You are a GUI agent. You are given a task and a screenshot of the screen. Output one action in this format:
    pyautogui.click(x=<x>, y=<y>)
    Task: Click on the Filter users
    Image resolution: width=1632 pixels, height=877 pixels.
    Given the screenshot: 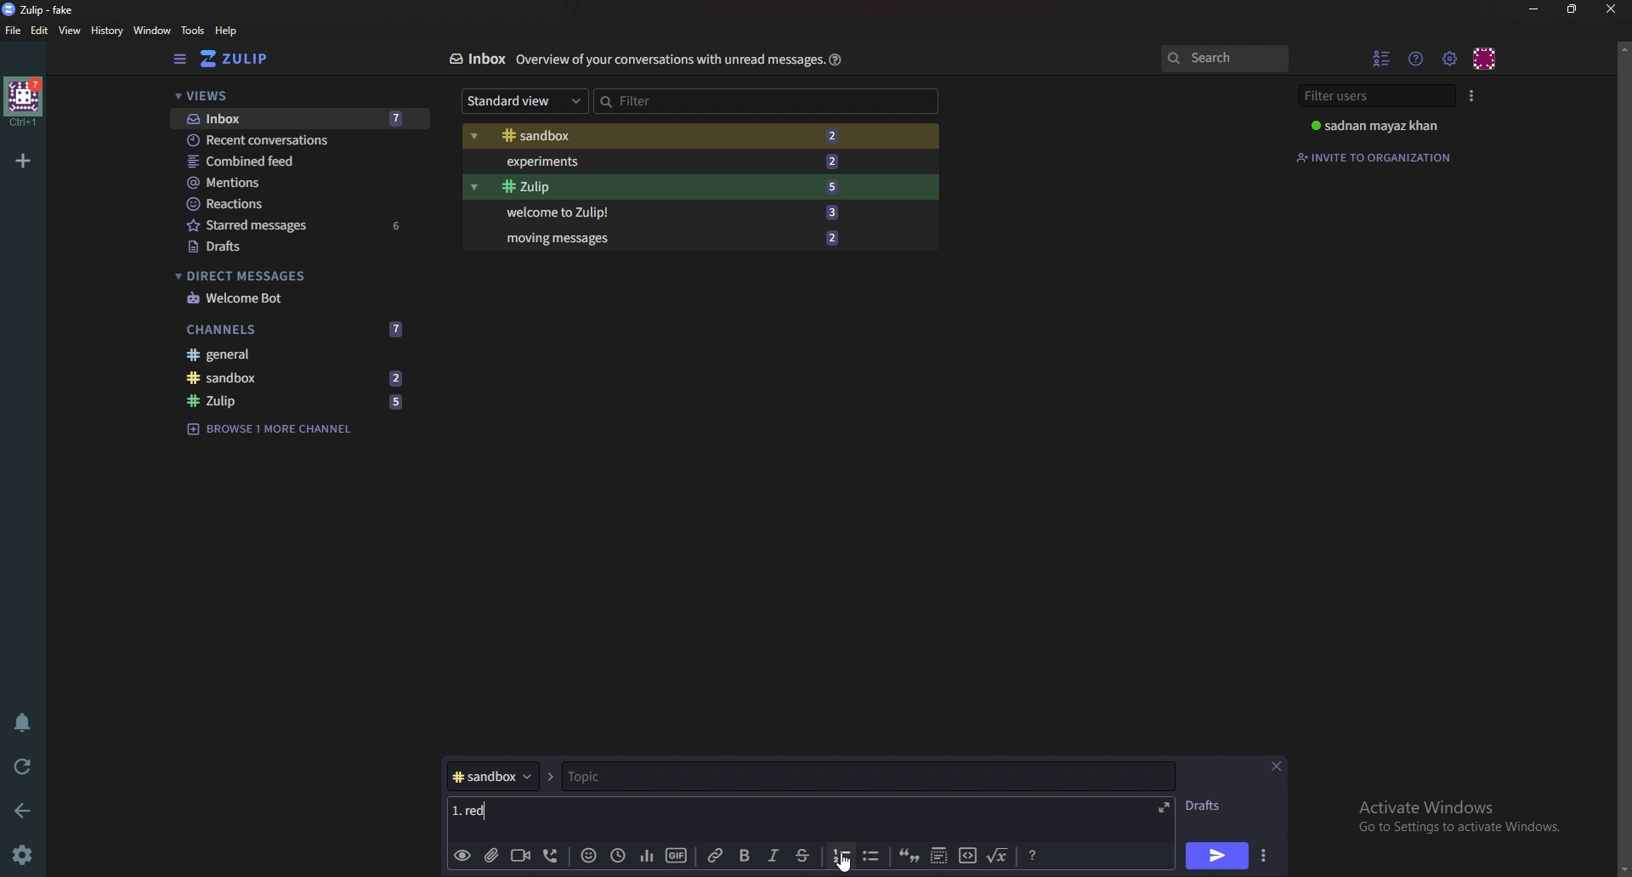 What is the action you would take?
    pyautogui.click(x=1374, y=96)
    